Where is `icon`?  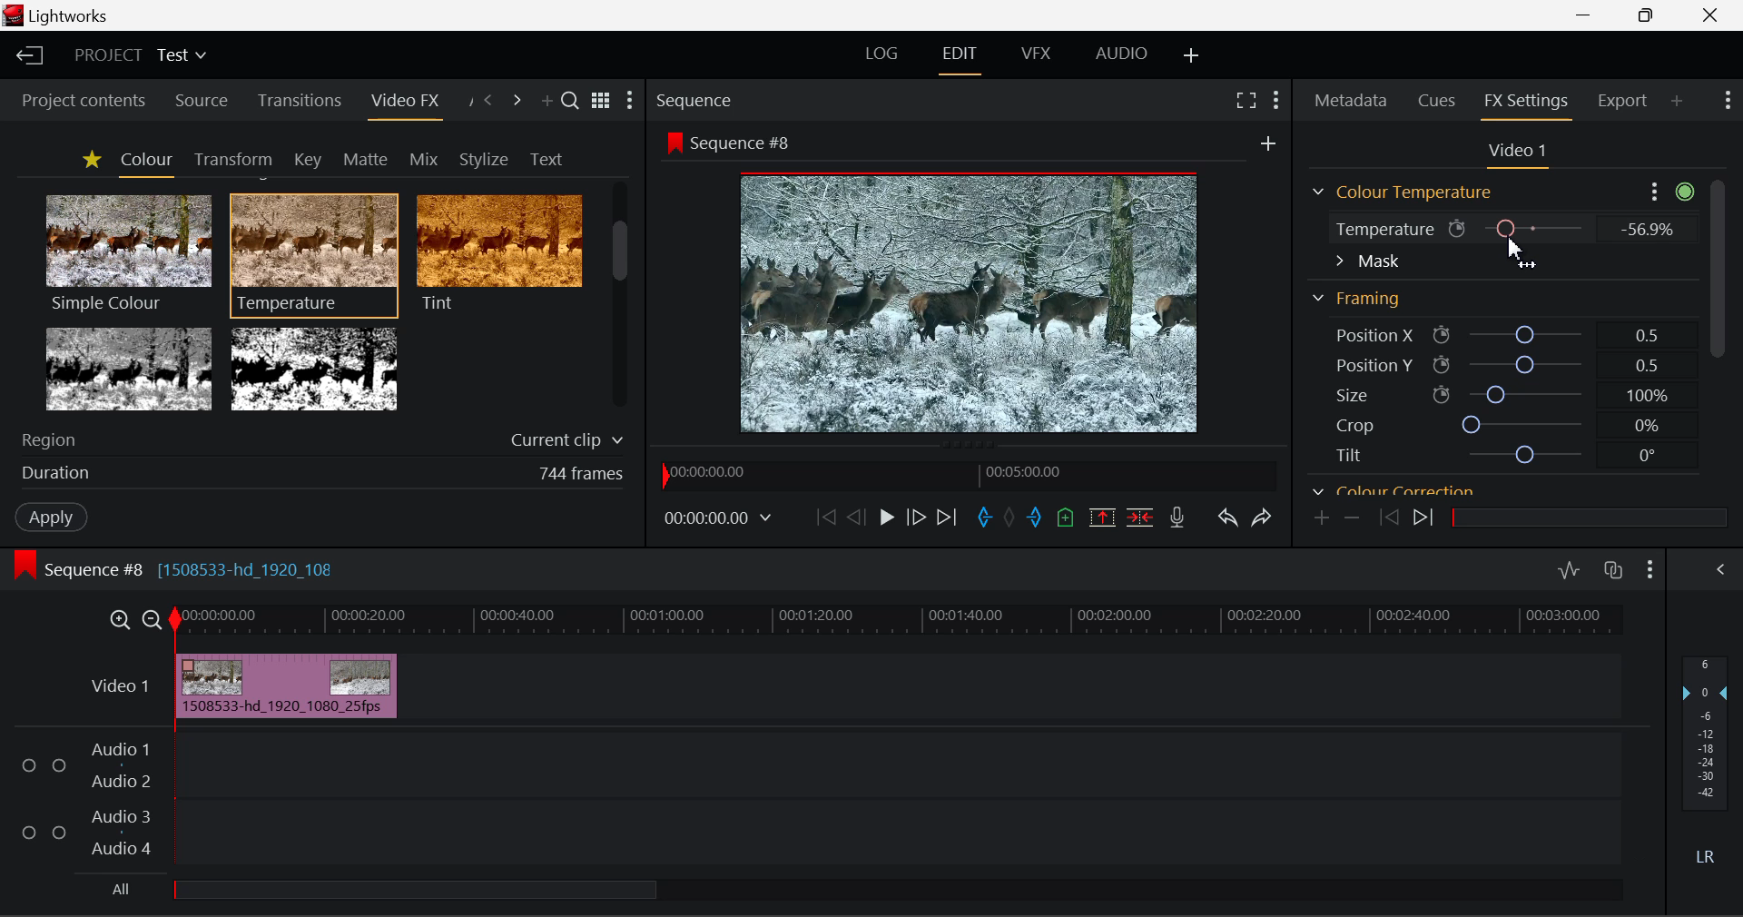 icon is located at coordinates (1441, 395).